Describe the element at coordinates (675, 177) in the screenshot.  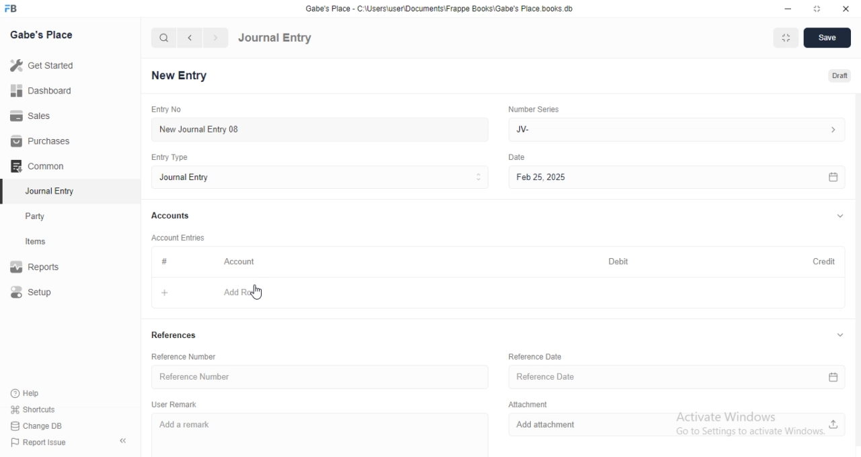
I see `Feb 25, 2025` at that location.